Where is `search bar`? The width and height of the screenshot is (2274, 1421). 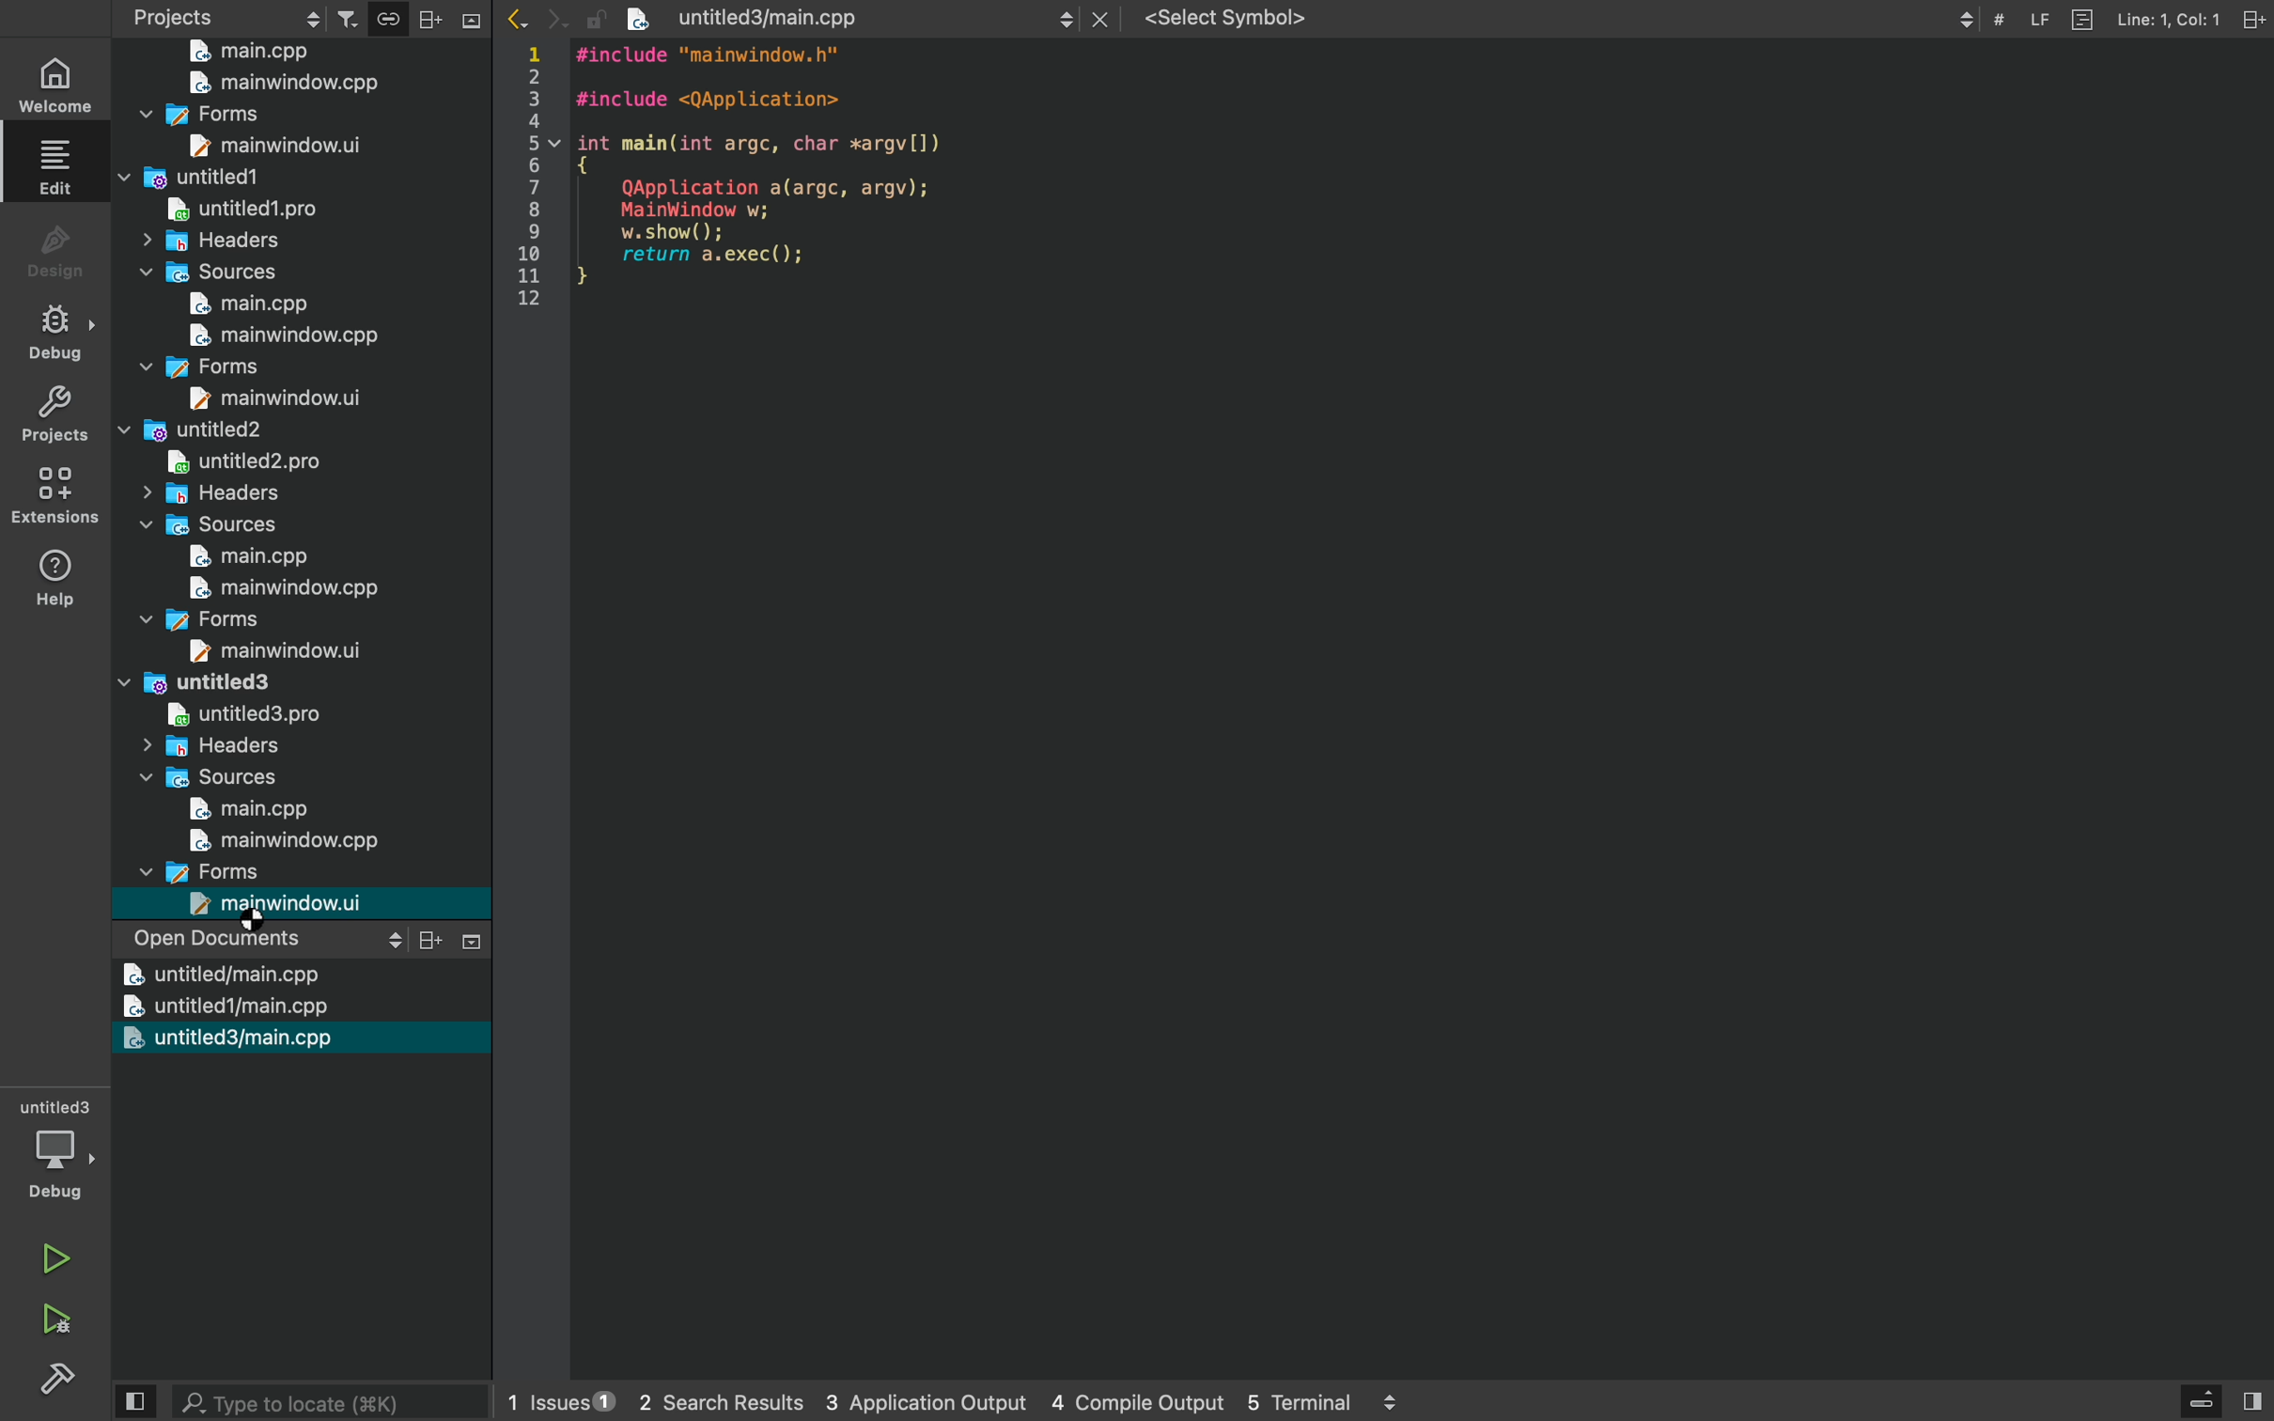 search bar is located at coordinates (307, 1401).